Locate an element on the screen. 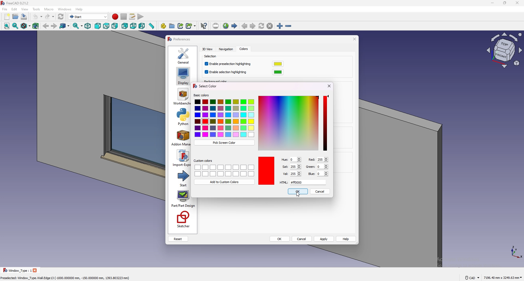 Image resolution: width=524 pixels, height=281 pixels. view is located at coordinates (25, 9).